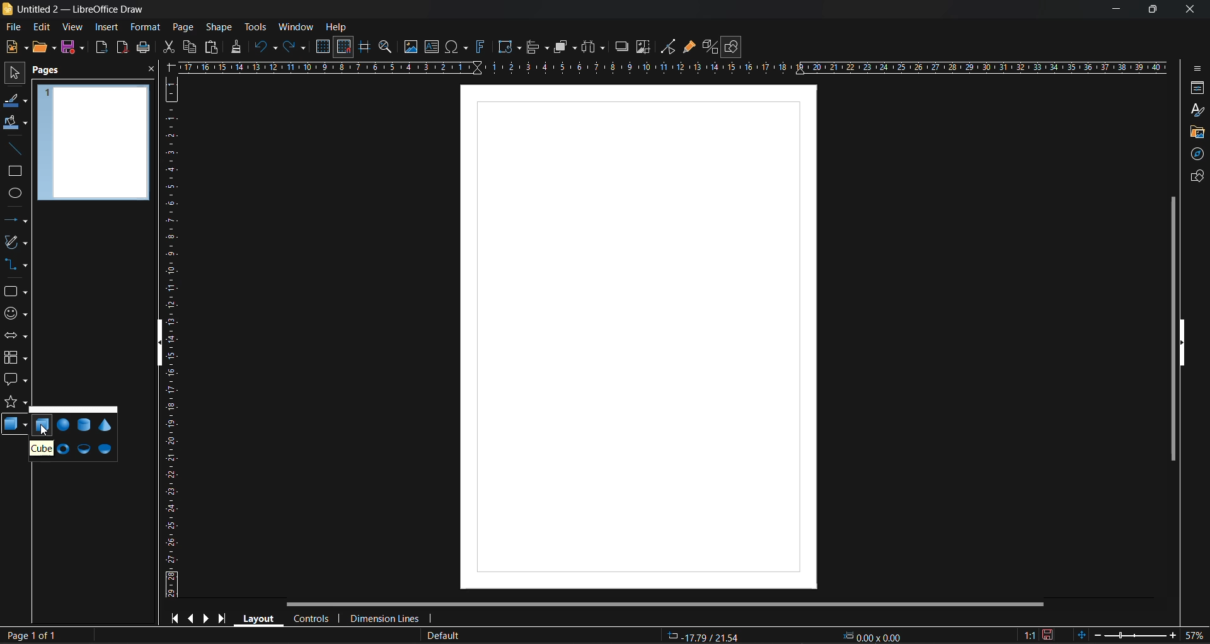 Image resolution: width=1210 pixels, height=644 pixels. What do you see at coordinates (83, 425) in the screenshot?
I see `cylinder` at bounding box center [83, 425].